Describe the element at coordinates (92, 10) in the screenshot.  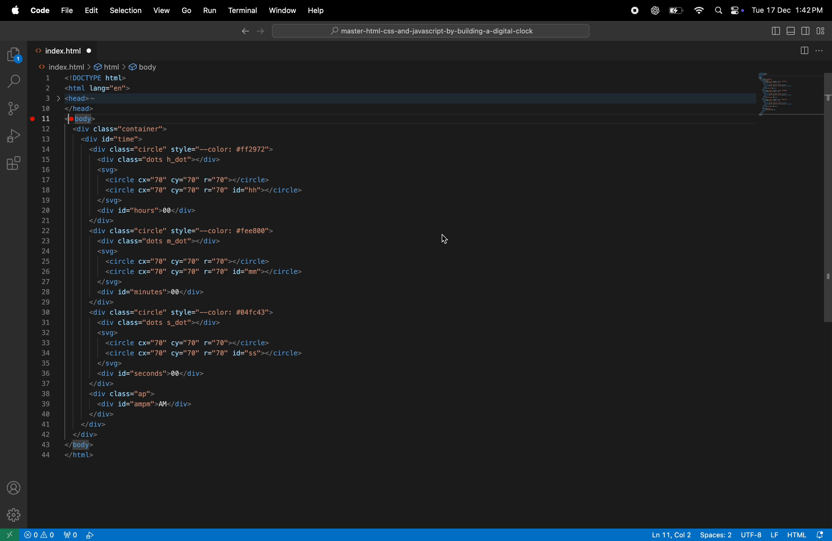
I see `Edit` at that location.